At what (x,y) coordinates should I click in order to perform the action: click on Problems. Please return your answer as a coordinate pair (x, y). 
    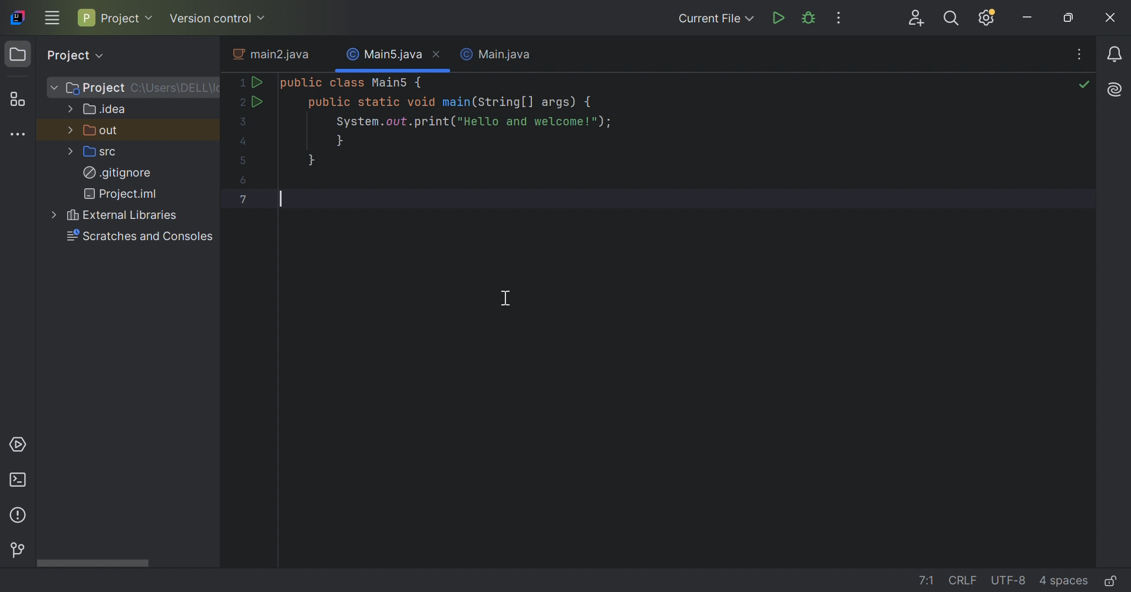
    Looking at the image, I should click on (18, 516).